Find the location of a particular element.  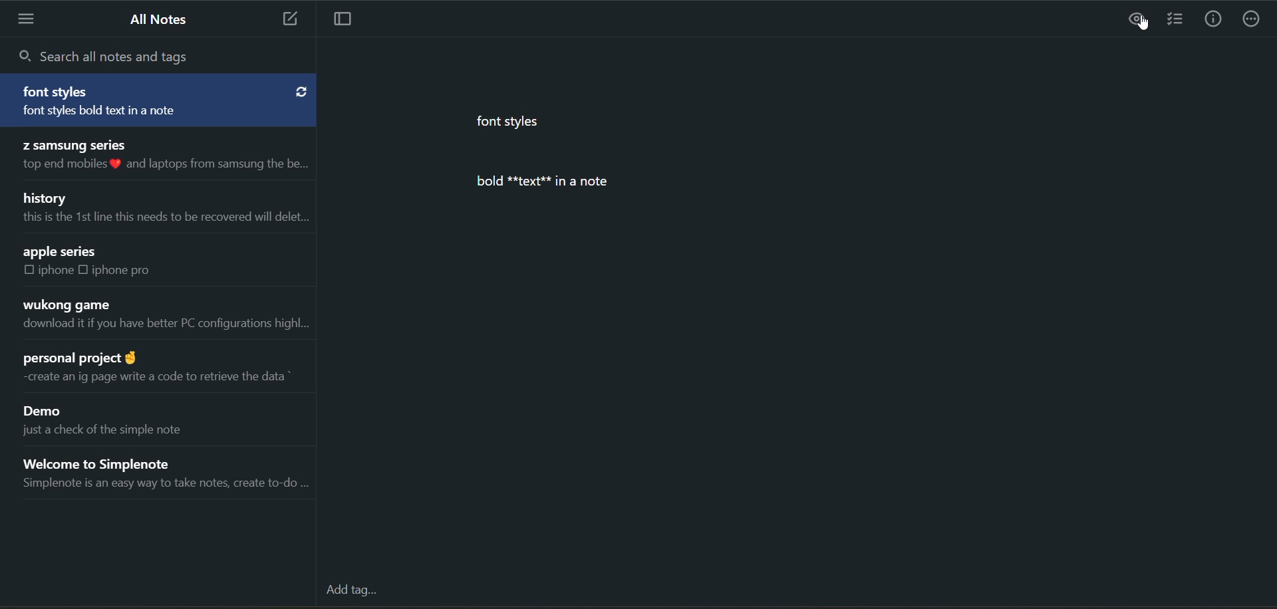

menu is located at coordinates (29, 19).